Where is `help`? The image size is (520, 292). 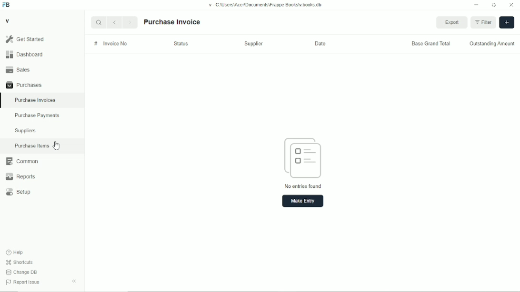
help is located at coordinates (15, 253).